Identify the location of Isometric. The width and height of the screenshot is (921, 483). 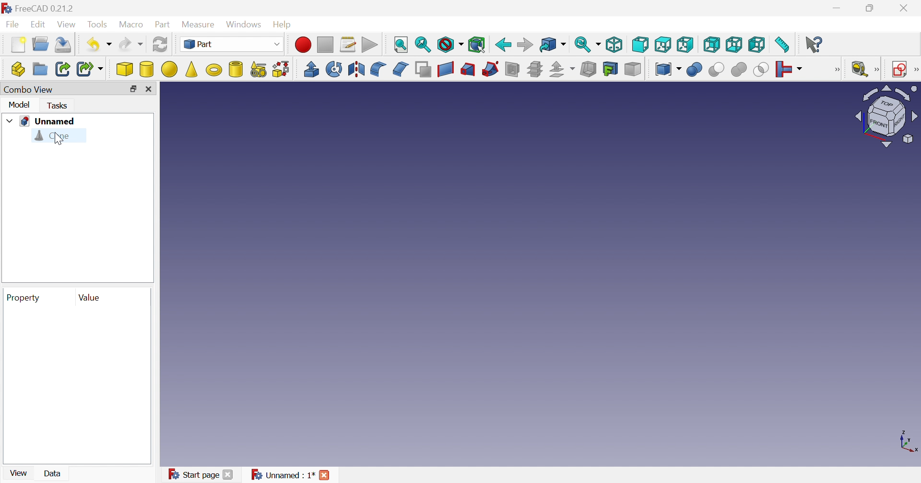
(615, 44).